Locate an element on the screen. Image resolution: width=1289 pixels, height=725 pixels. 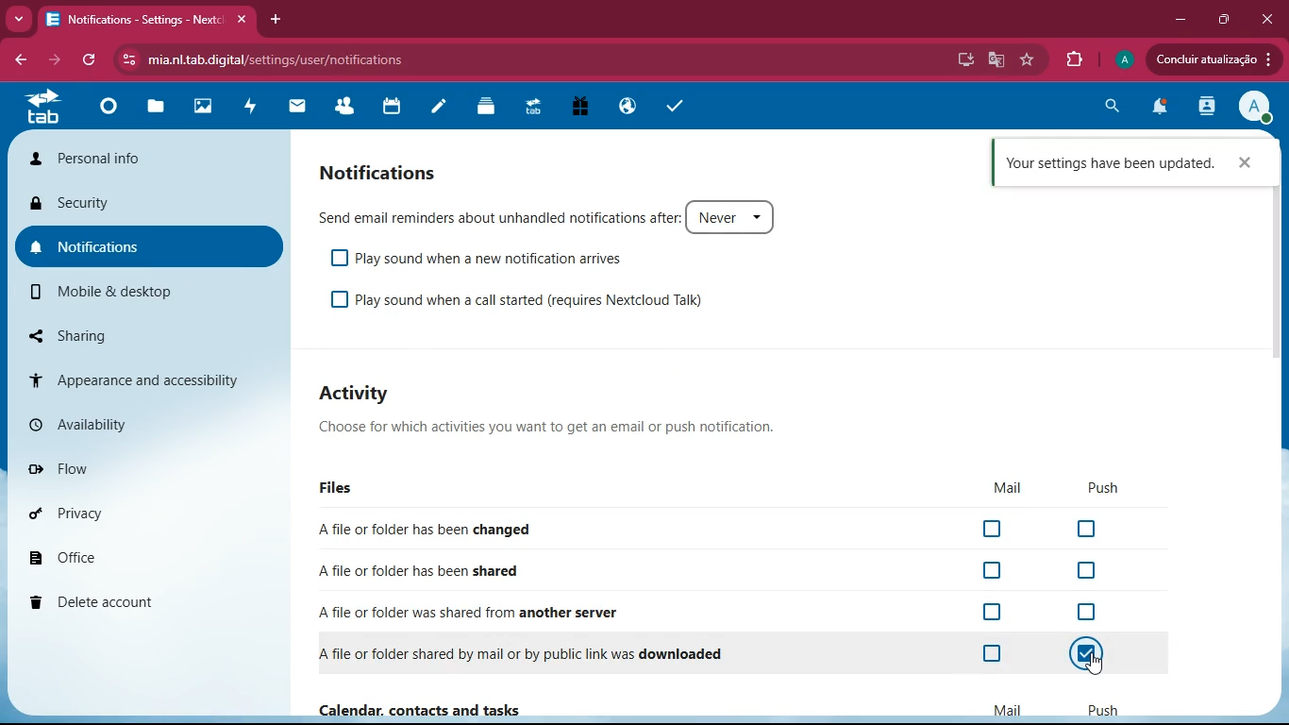
layers is located at coordinates (481, 109).